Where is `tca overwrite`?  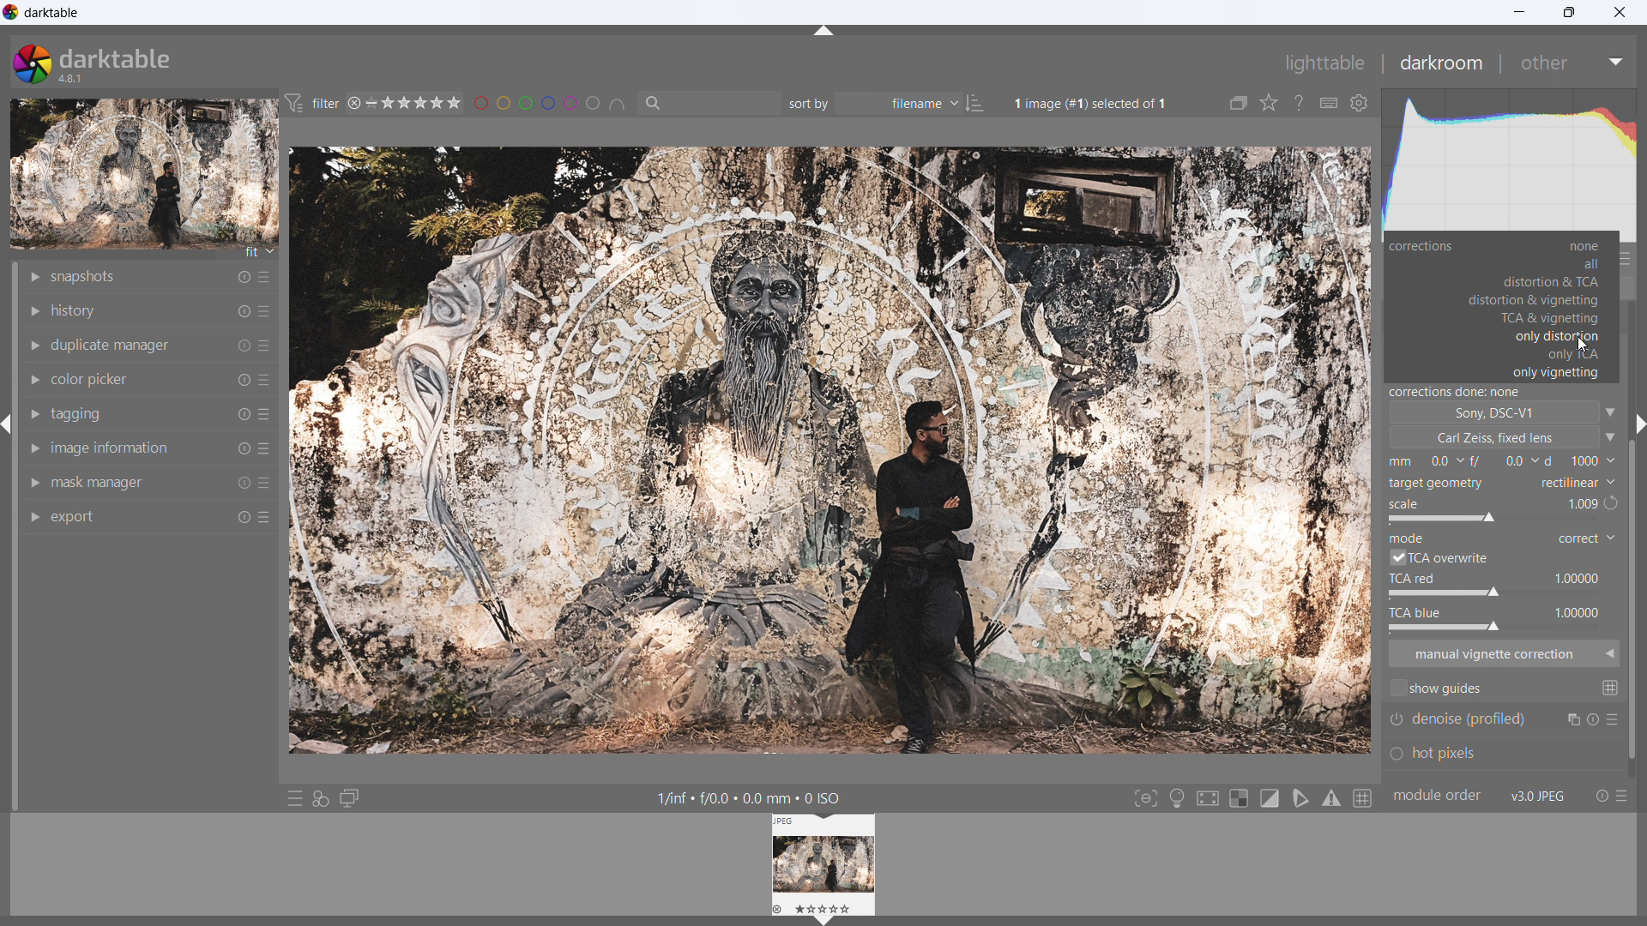
tca overwrite is located at coordinates (1439, 557).